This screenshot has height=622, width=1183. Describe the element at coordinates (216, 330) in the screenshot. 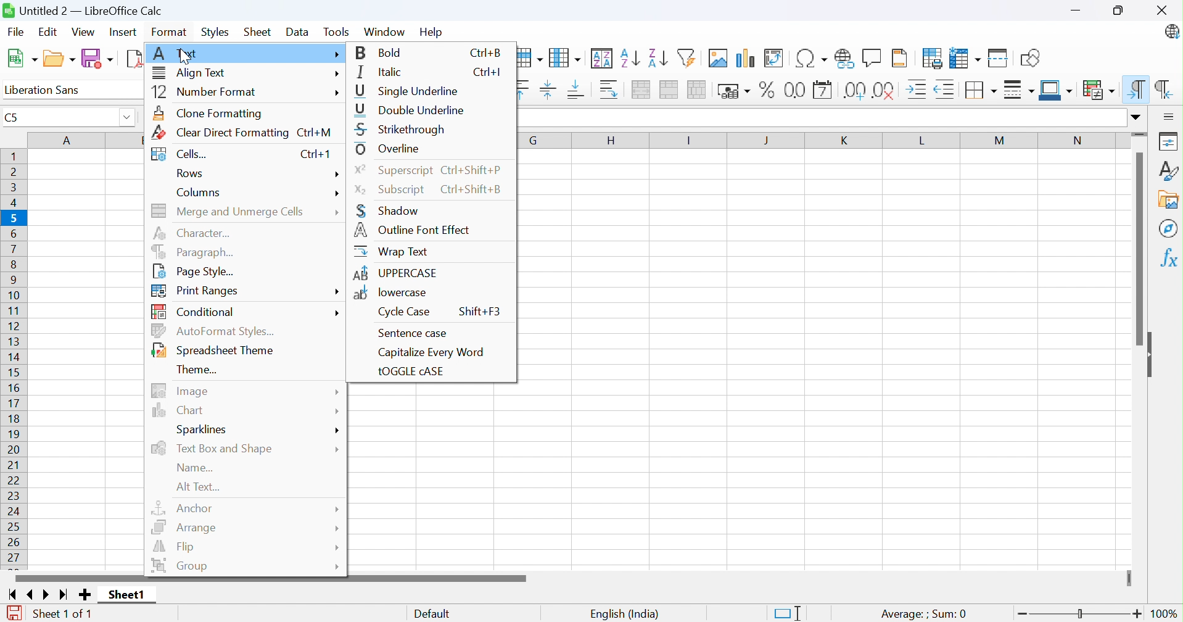

I see `AutoFormat Styles` at that location.